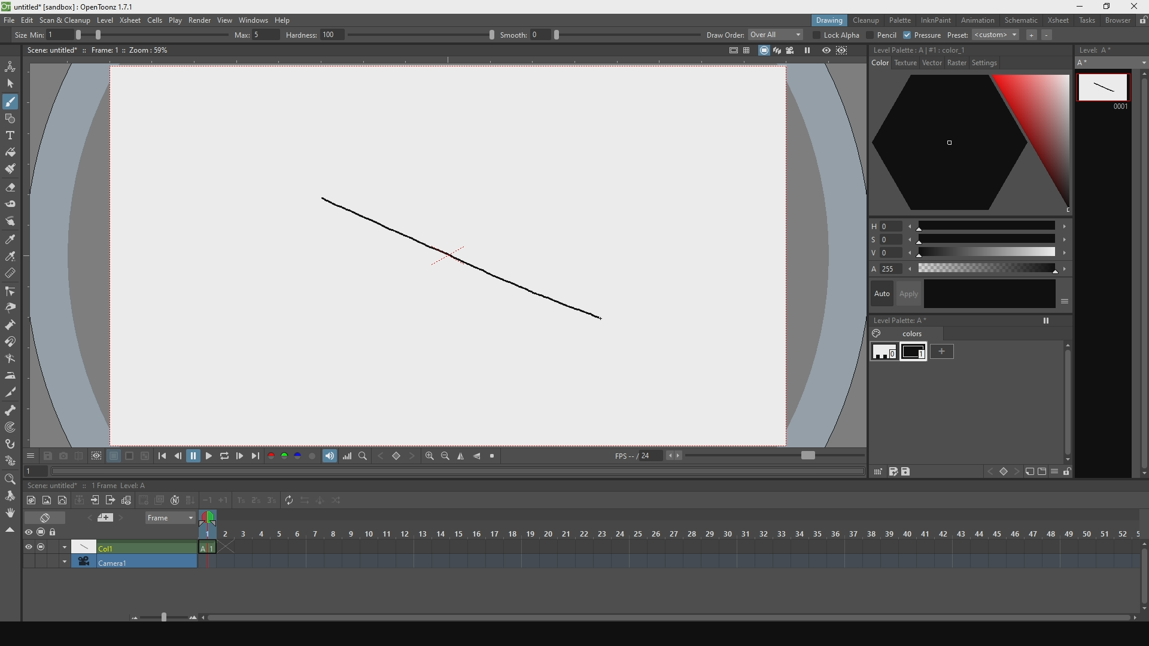  What do you see at coordinates (291, 458) in the screenshot?
I see `palette colors` at bounding box center [291, 458].